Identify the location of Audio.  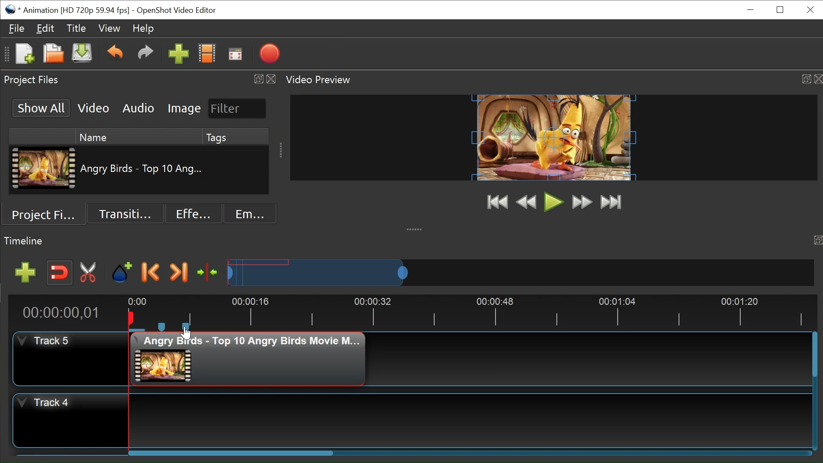
(138, 108).